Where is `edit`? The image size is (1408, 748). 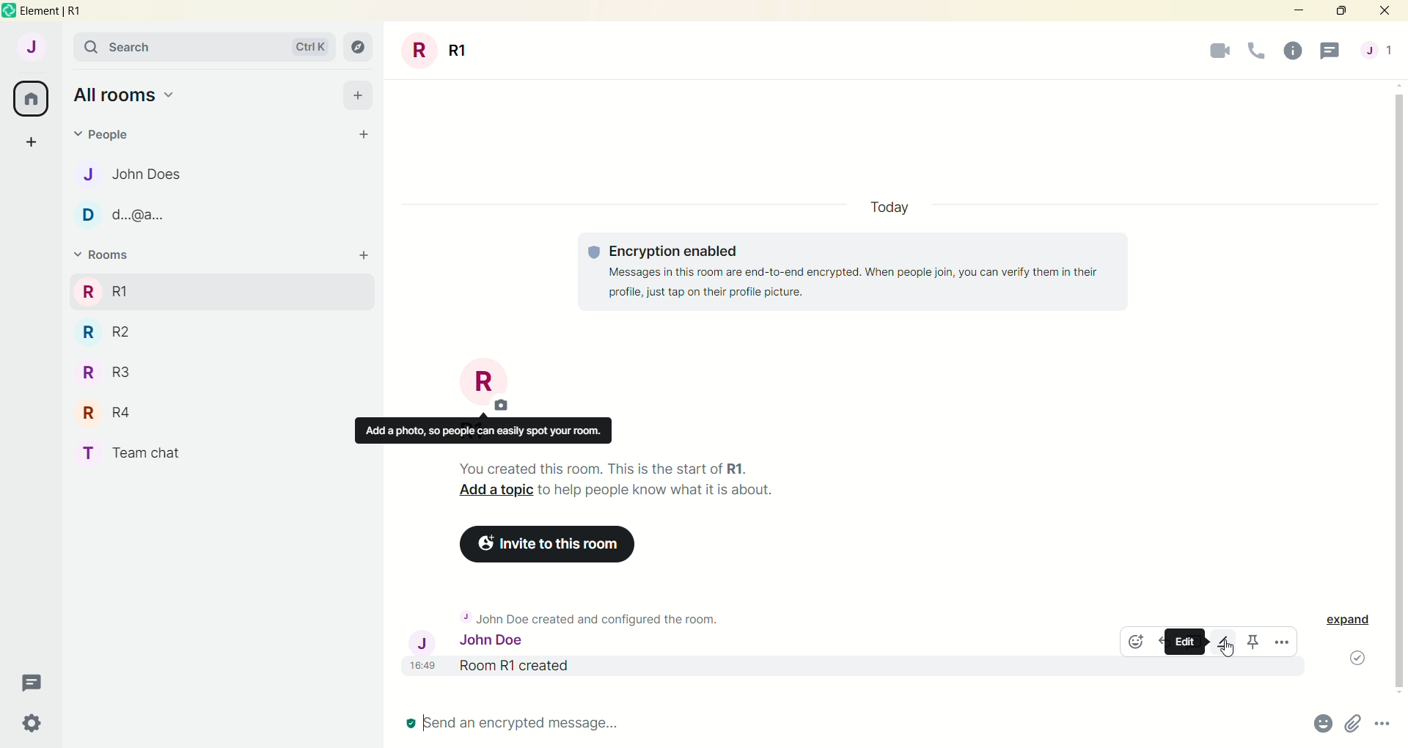
edit is located at coordinates (1222, 643).